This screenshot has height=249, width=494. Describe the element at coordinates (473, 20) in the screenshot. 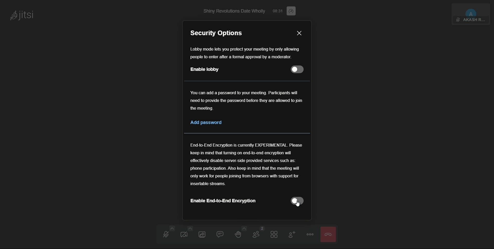

I see `participant name` at that location.